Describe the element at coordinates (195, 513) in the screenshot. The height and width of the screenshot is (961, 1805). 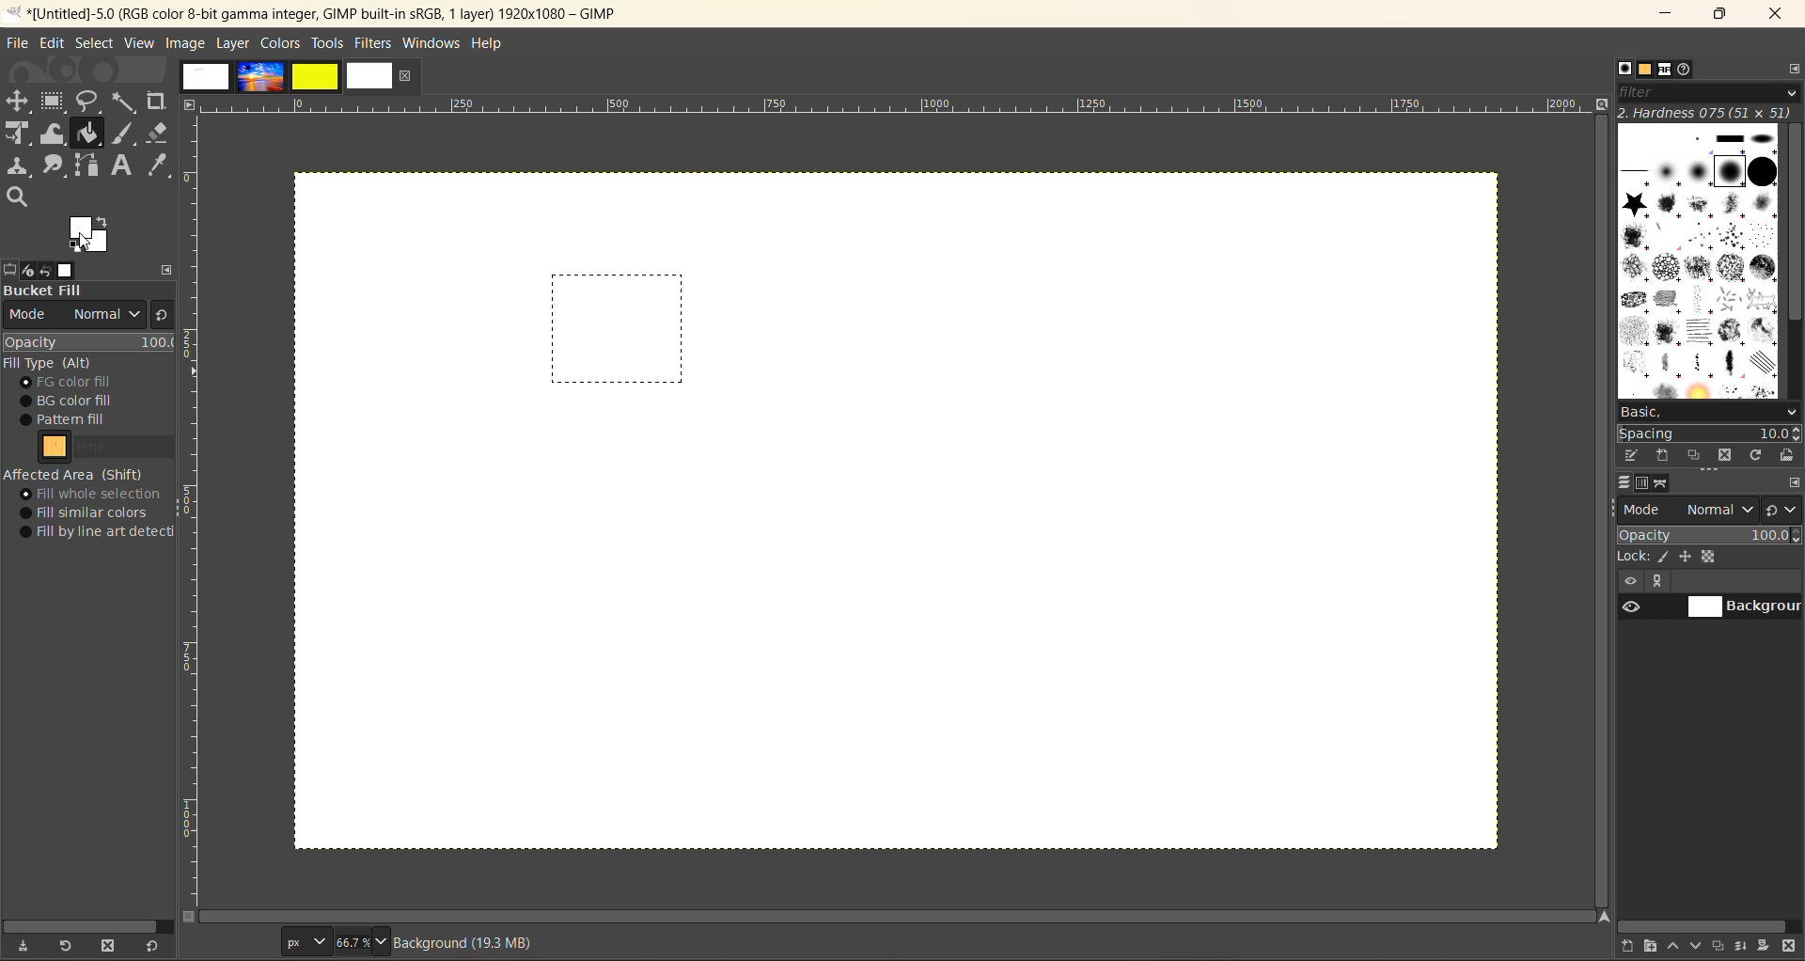
I see `scale` at that location.